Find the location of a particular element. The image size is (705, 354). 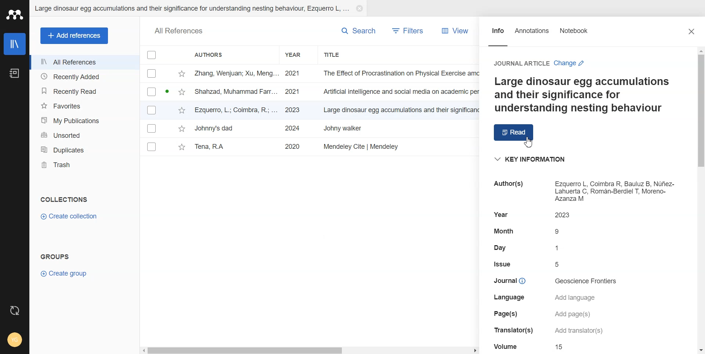

text is located at coordinates (510, 330).